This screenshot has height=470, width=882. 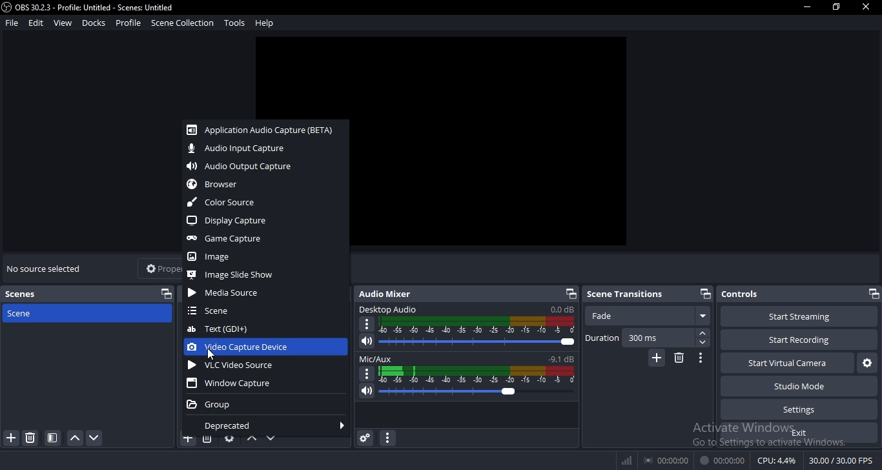 What do you see at coordinates (226, 295) in the screenshot?
I see `media source` at bounding box center [226, 295].